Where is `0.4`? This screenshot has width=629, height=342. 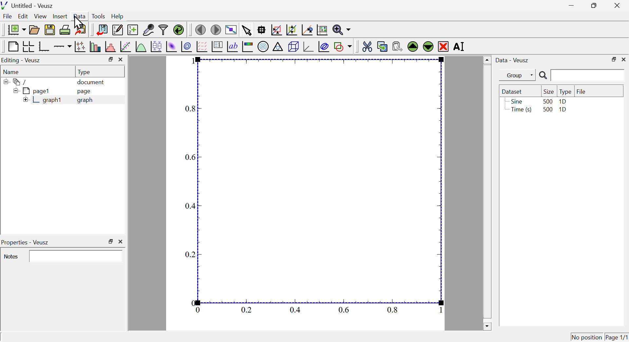 0.4 is located at coordinates (295, 310).